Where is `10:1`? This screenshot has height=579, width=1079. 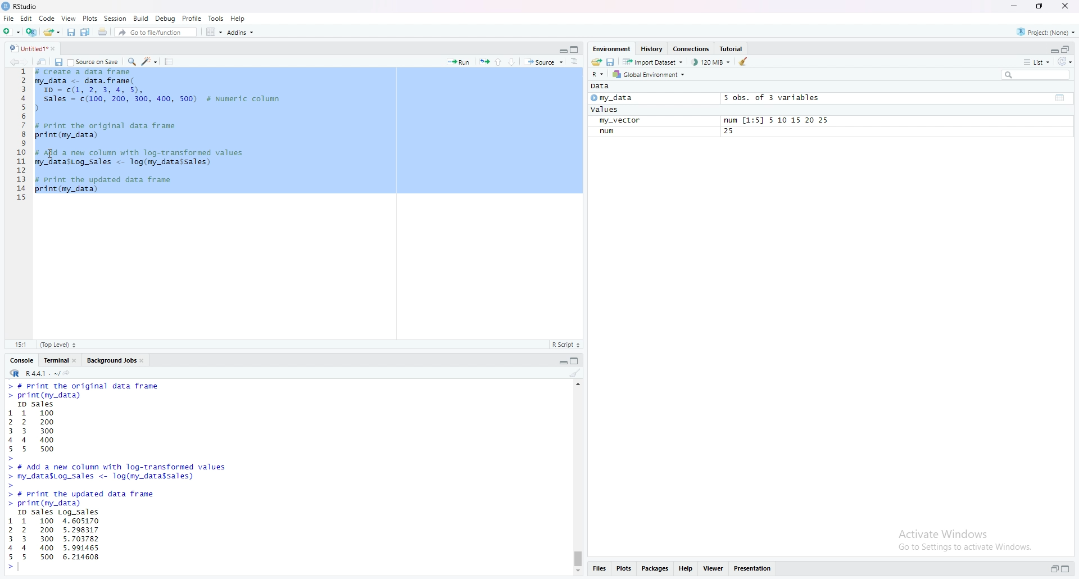 10:1 is located at coordinates (20, 345).